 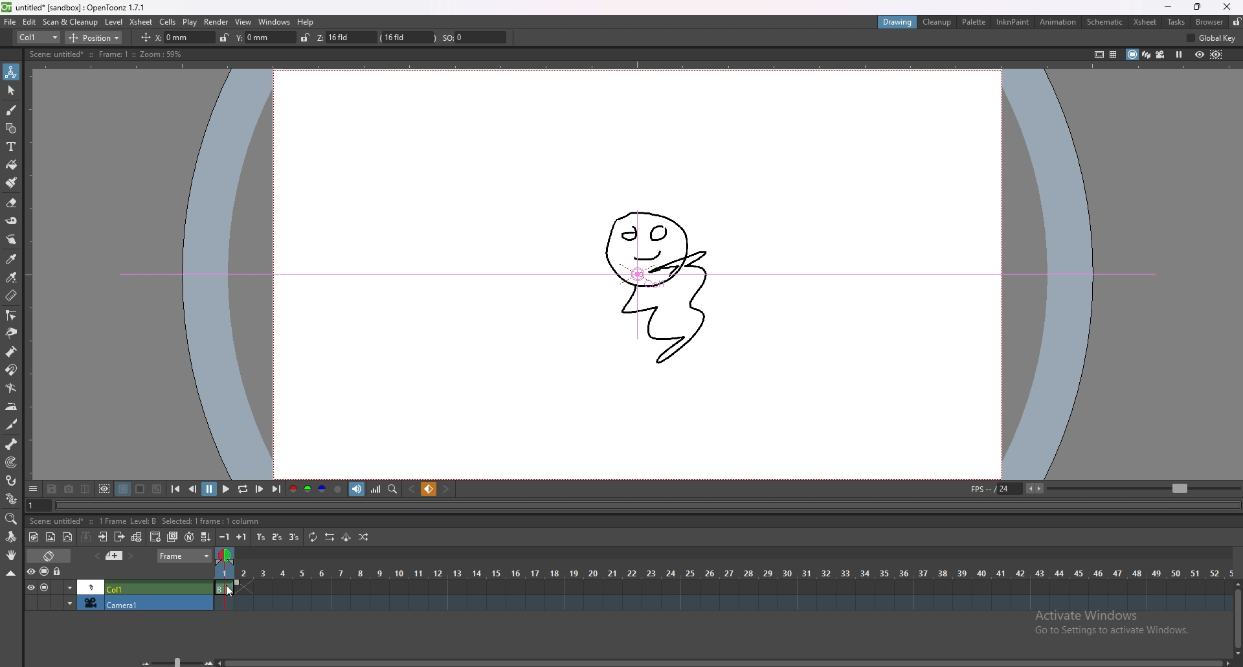 What do you see at coordinates (244, 22) in the screenshot?
I see `view` at bounding box center [244, 22].